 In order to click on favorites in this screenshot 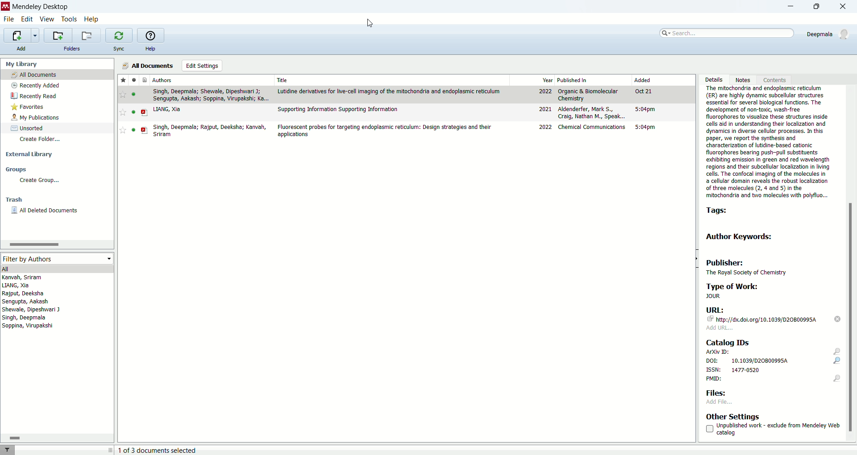, I will do `click(123, 79)`.